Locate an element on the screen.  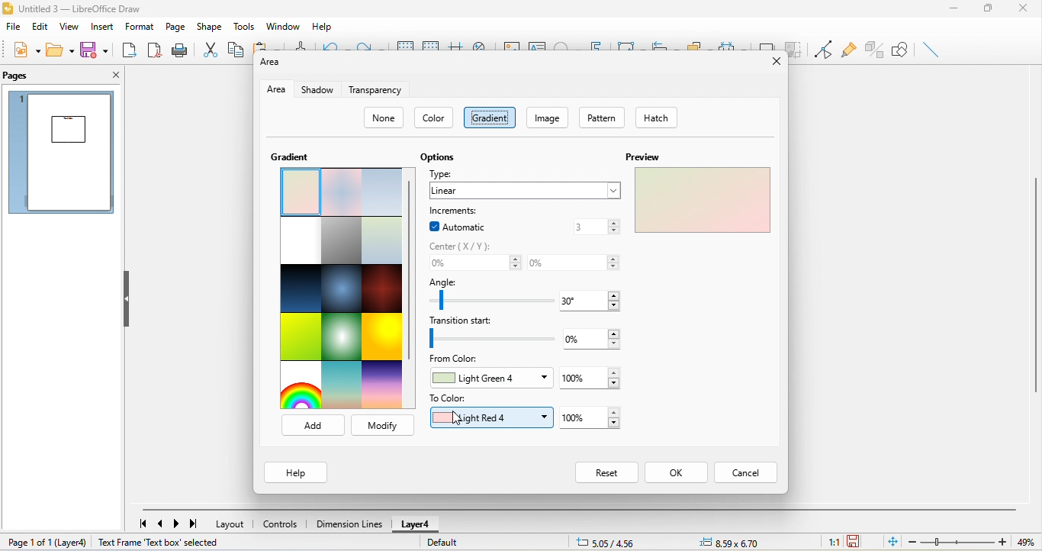
to color is located at coordinates (451, 399).